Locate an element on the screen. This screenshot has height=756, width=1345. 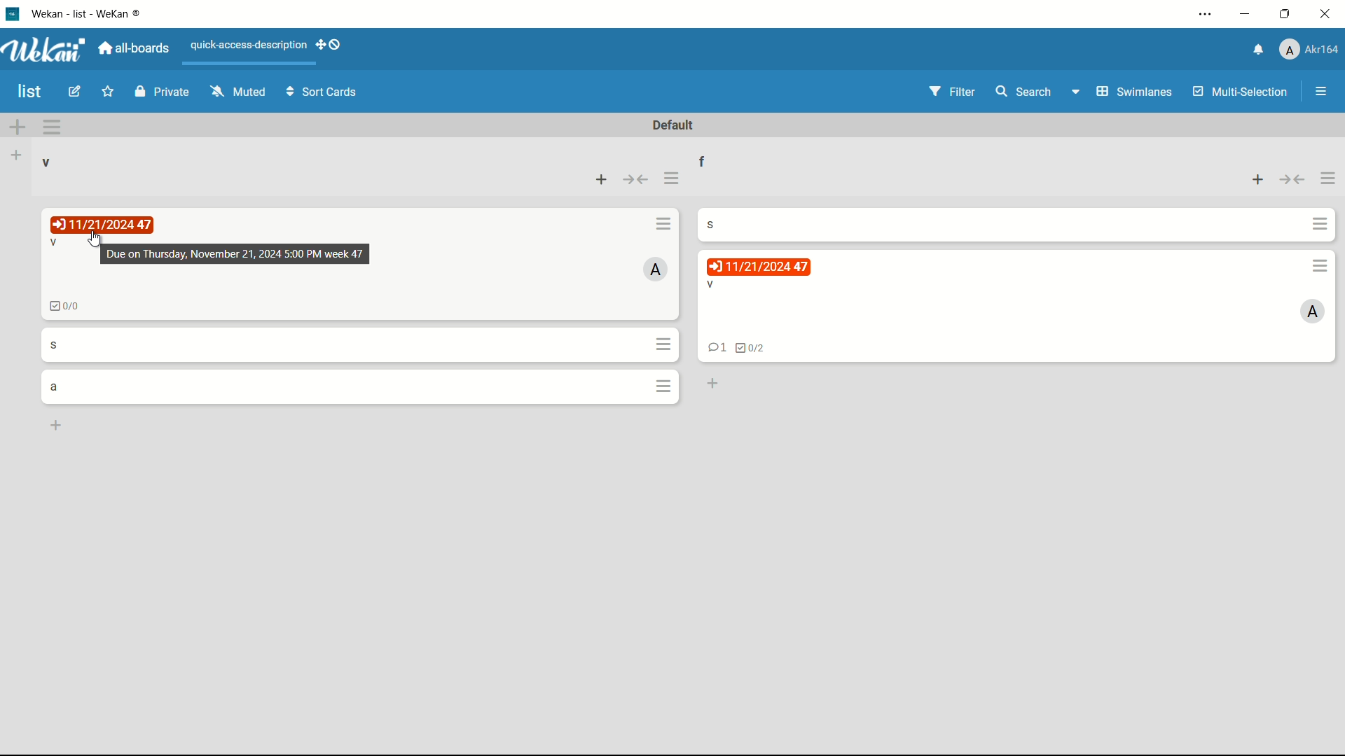
board name is located at coordinates (31, 92).